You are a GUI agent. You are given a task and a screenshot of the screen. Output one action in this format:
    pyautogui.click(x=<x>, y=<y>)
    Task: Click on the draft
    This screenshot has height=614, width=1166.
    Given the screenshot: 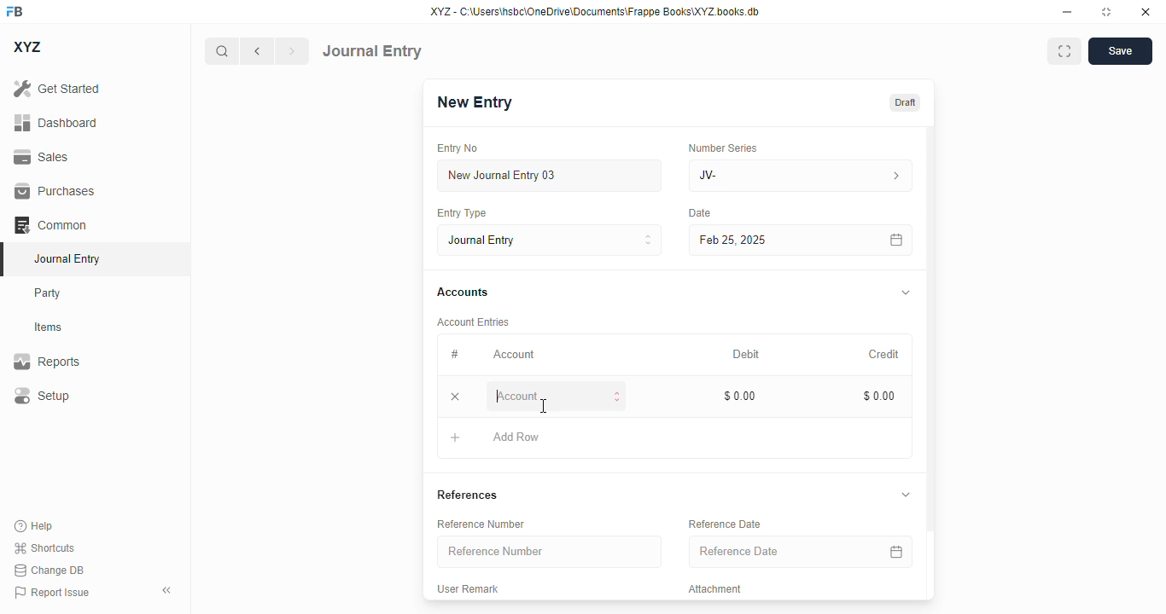 What is the action you would take?
    pyautogui.click(x=906, y=103)
    